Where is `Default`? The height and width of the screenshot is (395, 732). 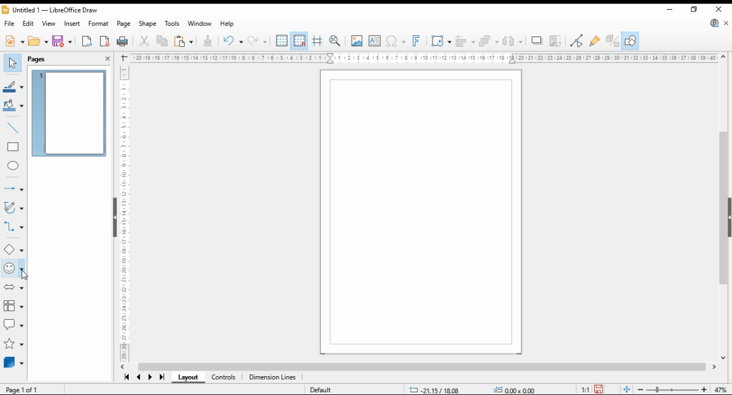 Default is located at coordinates (322, 387).